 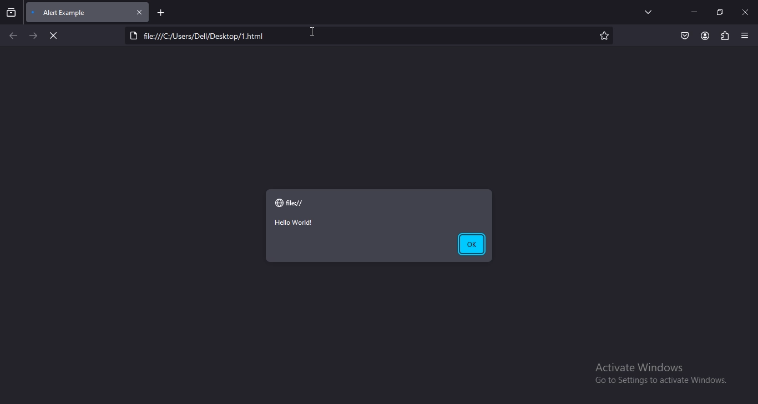 What do you see at coordinates (639, 367) in the screenshot?
I see `Activate Windows` at bounding box center [639, 367].